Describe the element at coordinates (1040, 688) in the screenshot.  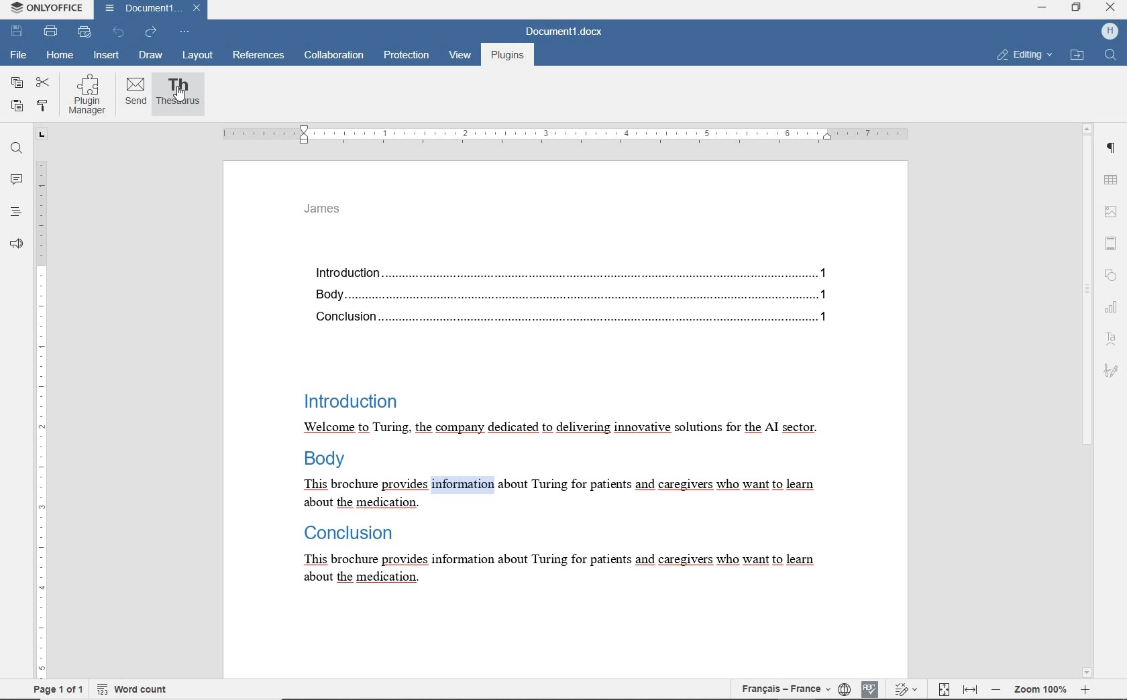
I see `ZOOM 100%` at that location.